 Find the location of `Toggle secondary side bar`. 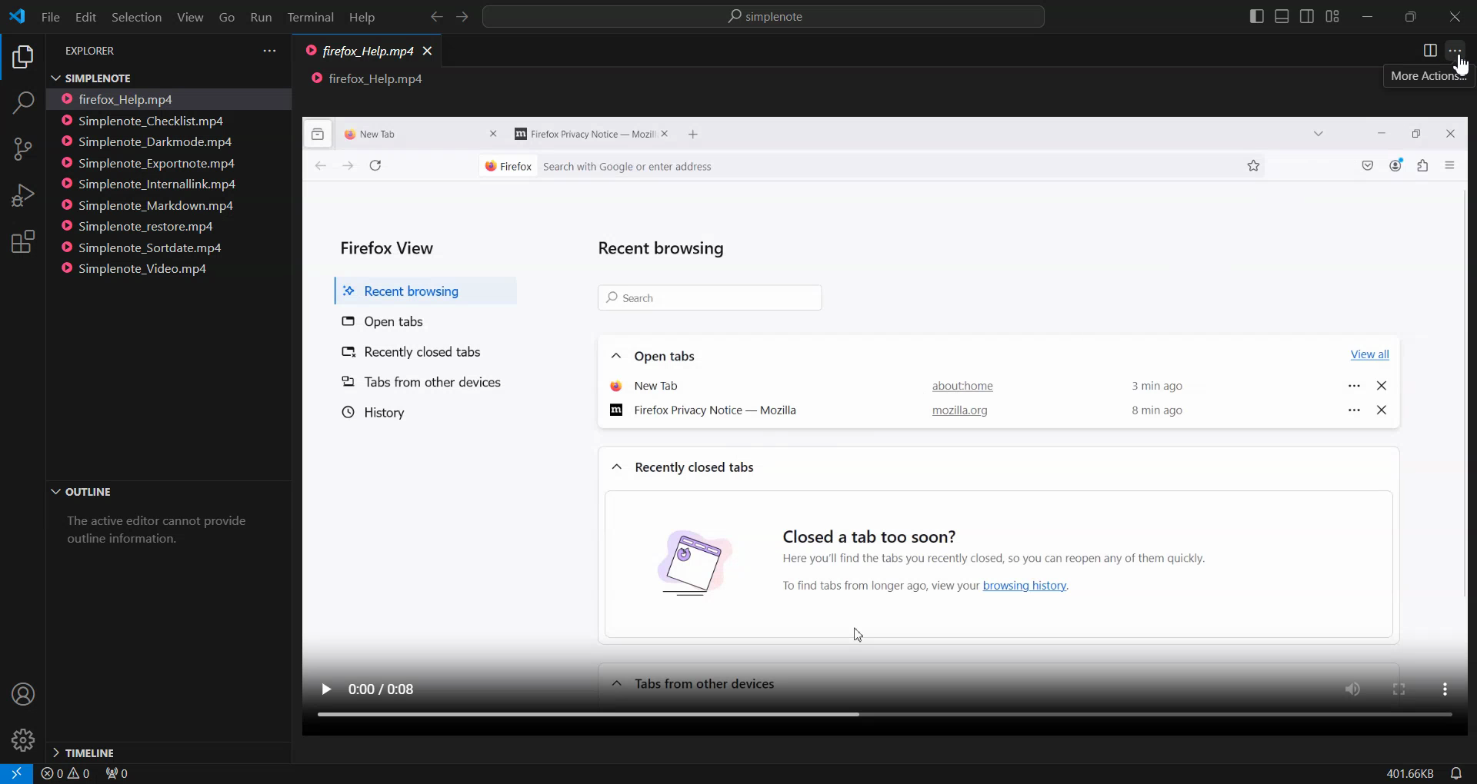

Toggle secondary side bar is located at coordinates (1306, 16).